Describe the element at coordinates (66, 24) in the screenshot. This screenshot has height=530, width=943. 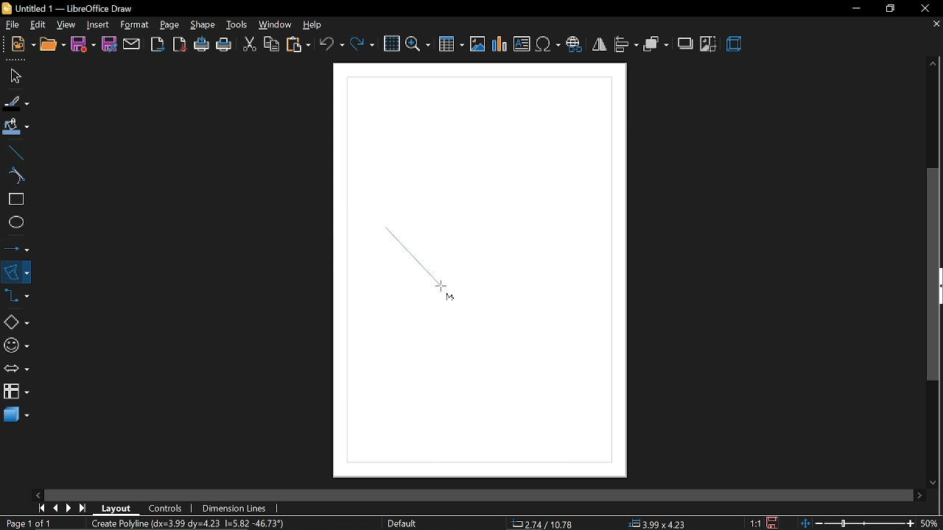
I see `view` at that location.